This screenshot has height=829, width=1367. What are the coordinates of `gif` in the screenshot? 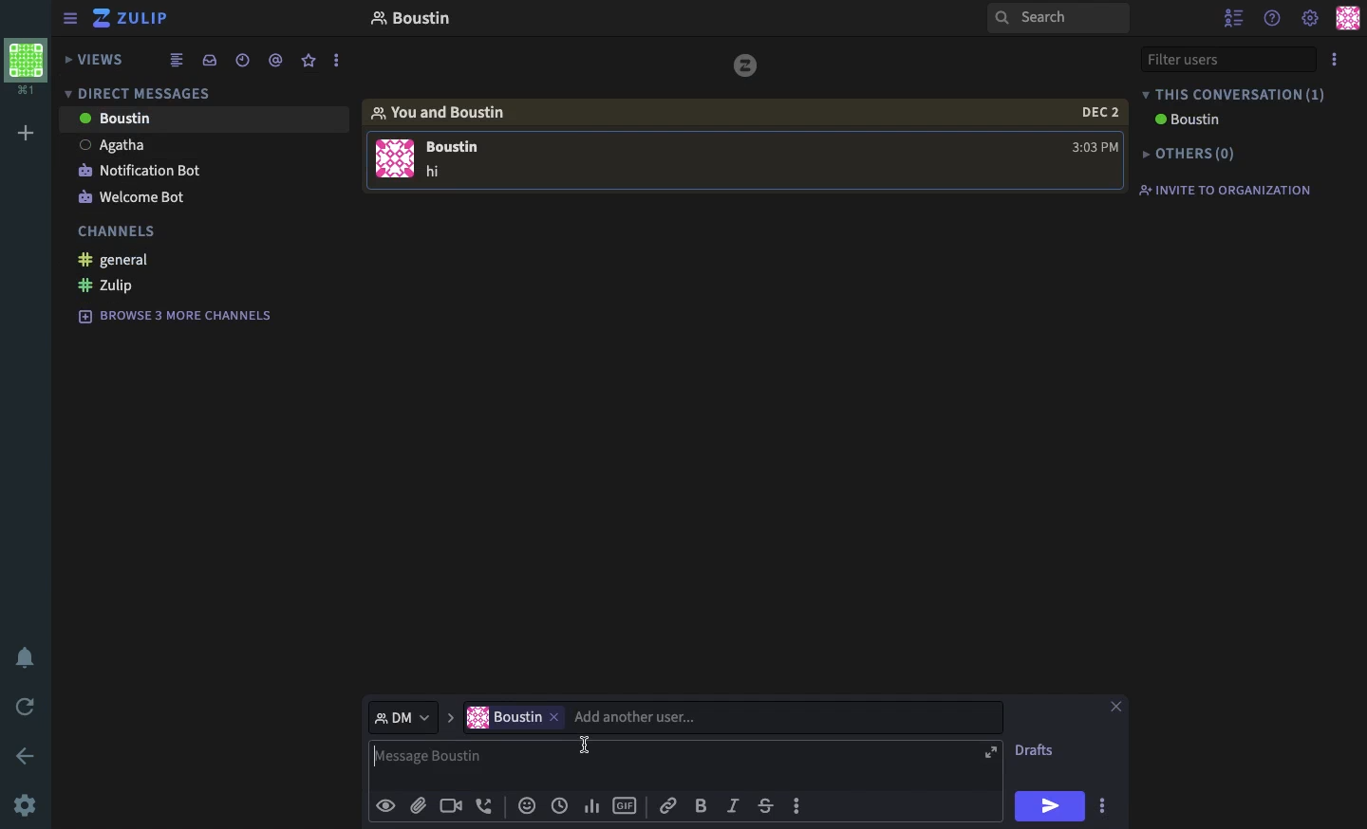 It's located at (627, 805).